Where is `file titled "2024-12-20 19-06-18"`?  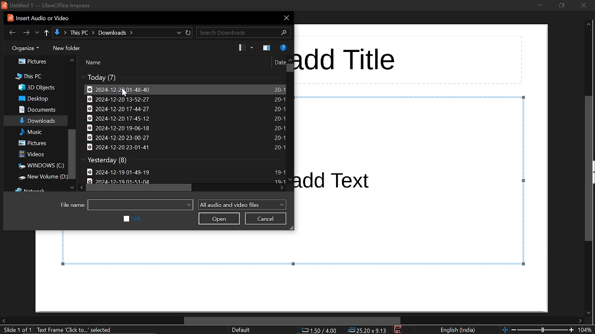 file titled "2024-12-20 19-06-18" is located at coordinates (185, 128).